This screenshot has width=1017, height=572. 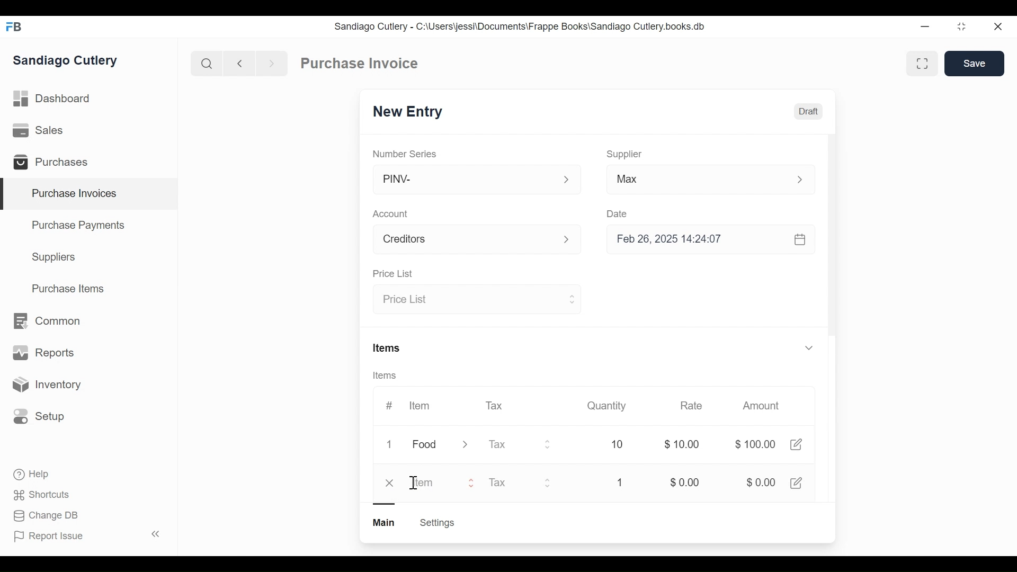 I want to click on Expand, so click(x=548, y=444).